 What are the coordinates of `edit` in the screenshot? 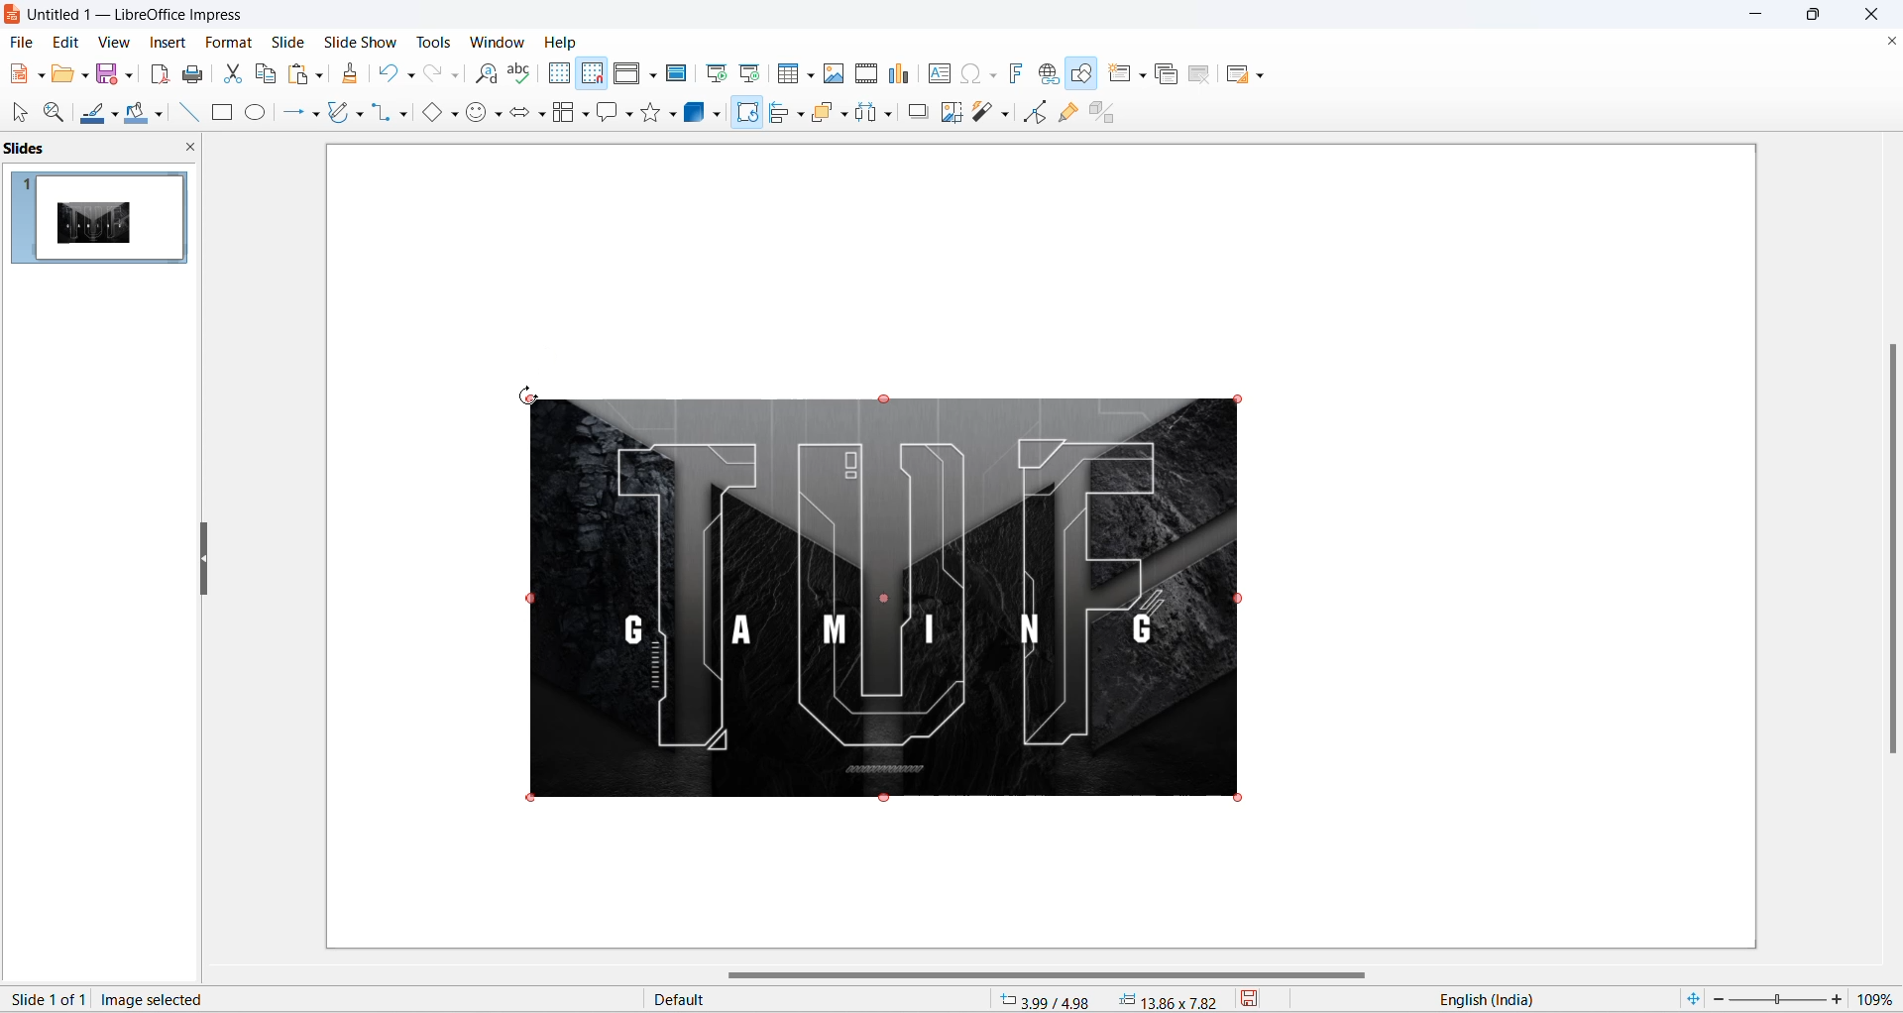 It's located at (67, 42).